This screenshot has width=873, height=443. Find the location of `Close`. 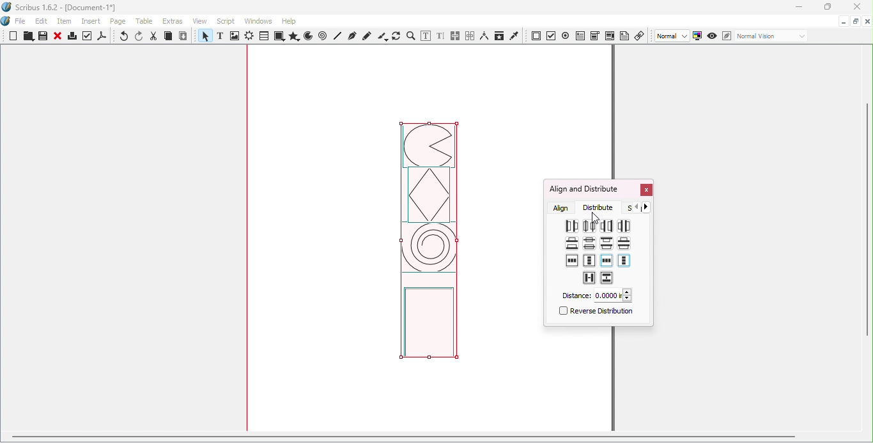

Close is located at coordinates (58, 37).